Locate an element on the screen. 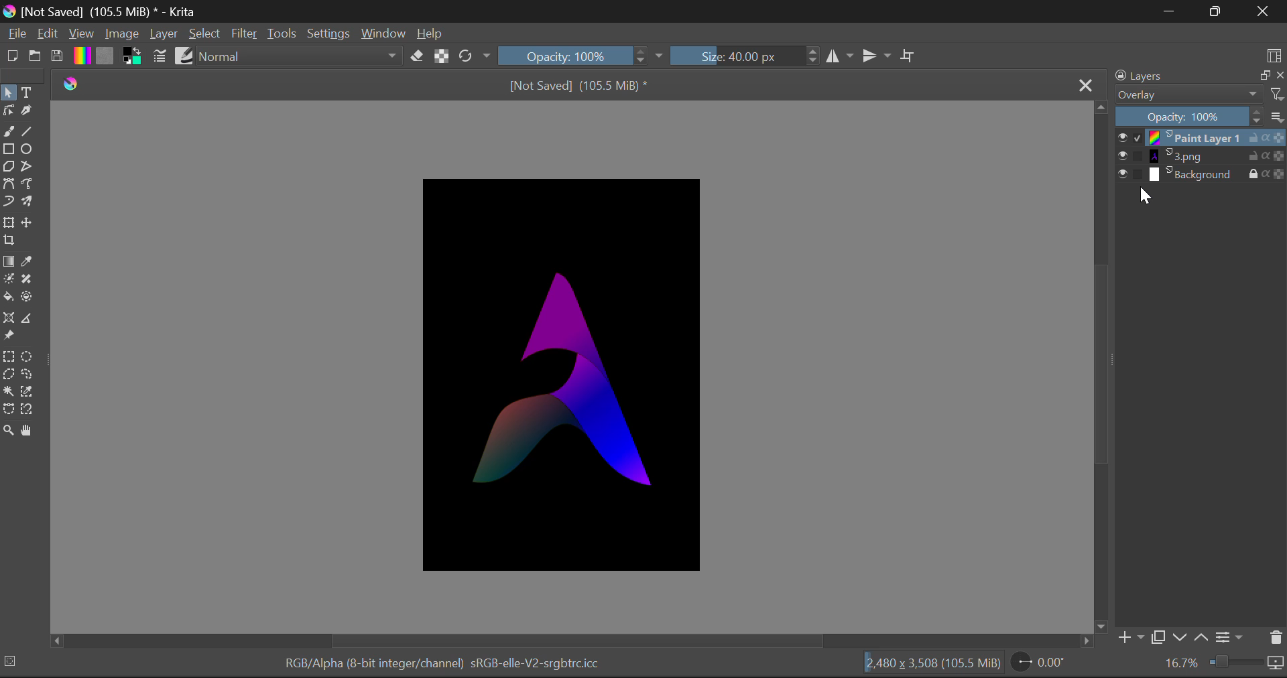  Text is located at coordinates (32, 92).